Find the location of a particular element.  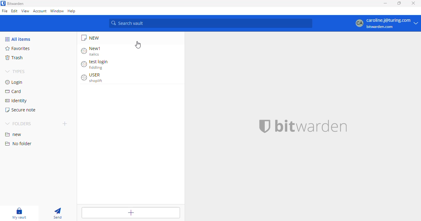

help is located at coordinates (72, 11).